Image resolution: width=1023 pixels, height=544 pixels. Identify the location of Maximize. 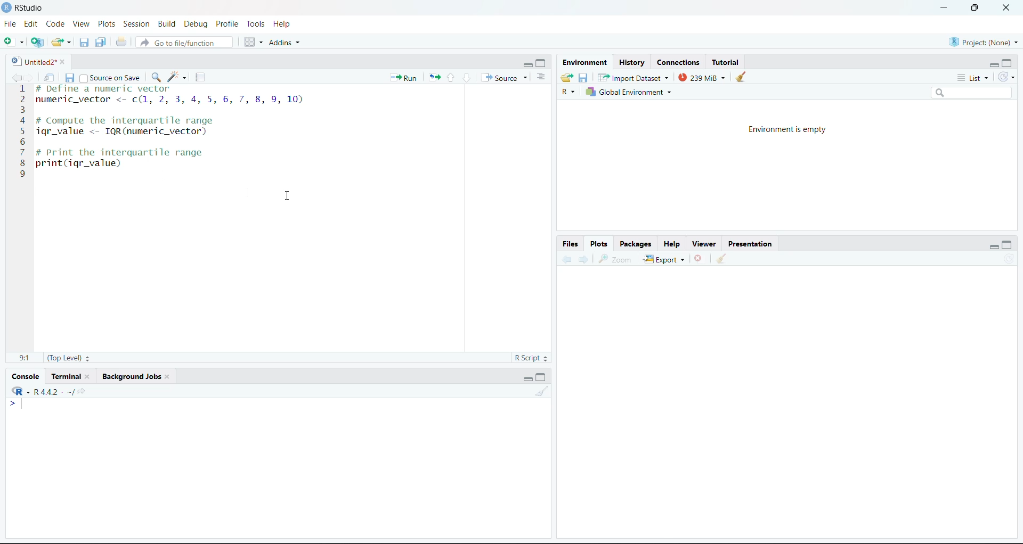
(542, 61).